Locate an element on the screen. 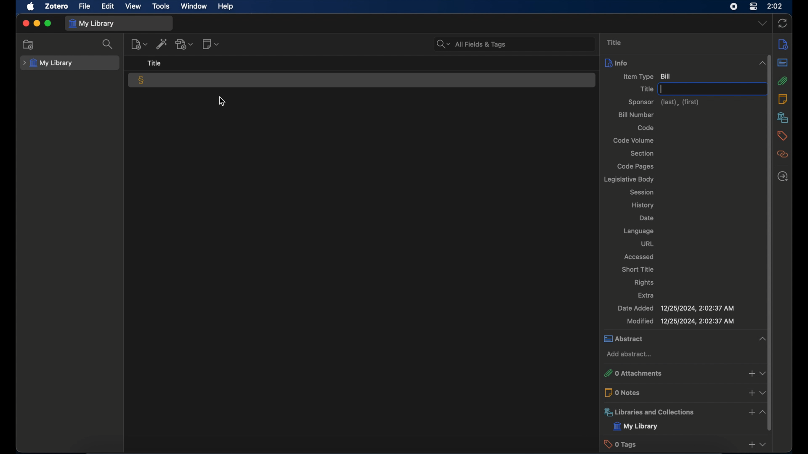  accessed is located at coordinates (638, 256).